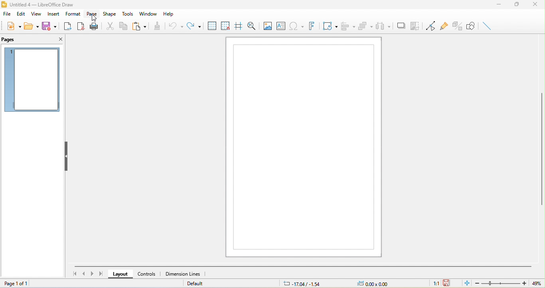 This screenshot has width=545, height=288. I want to click on insert line, so click(487, 27).